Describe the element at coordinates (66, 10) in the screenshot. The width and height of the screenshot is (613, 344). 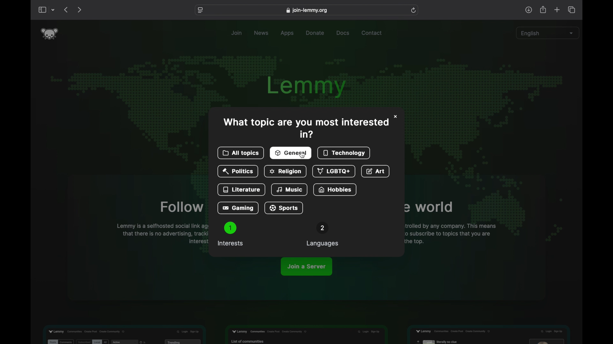
I see `previous page` at that location.